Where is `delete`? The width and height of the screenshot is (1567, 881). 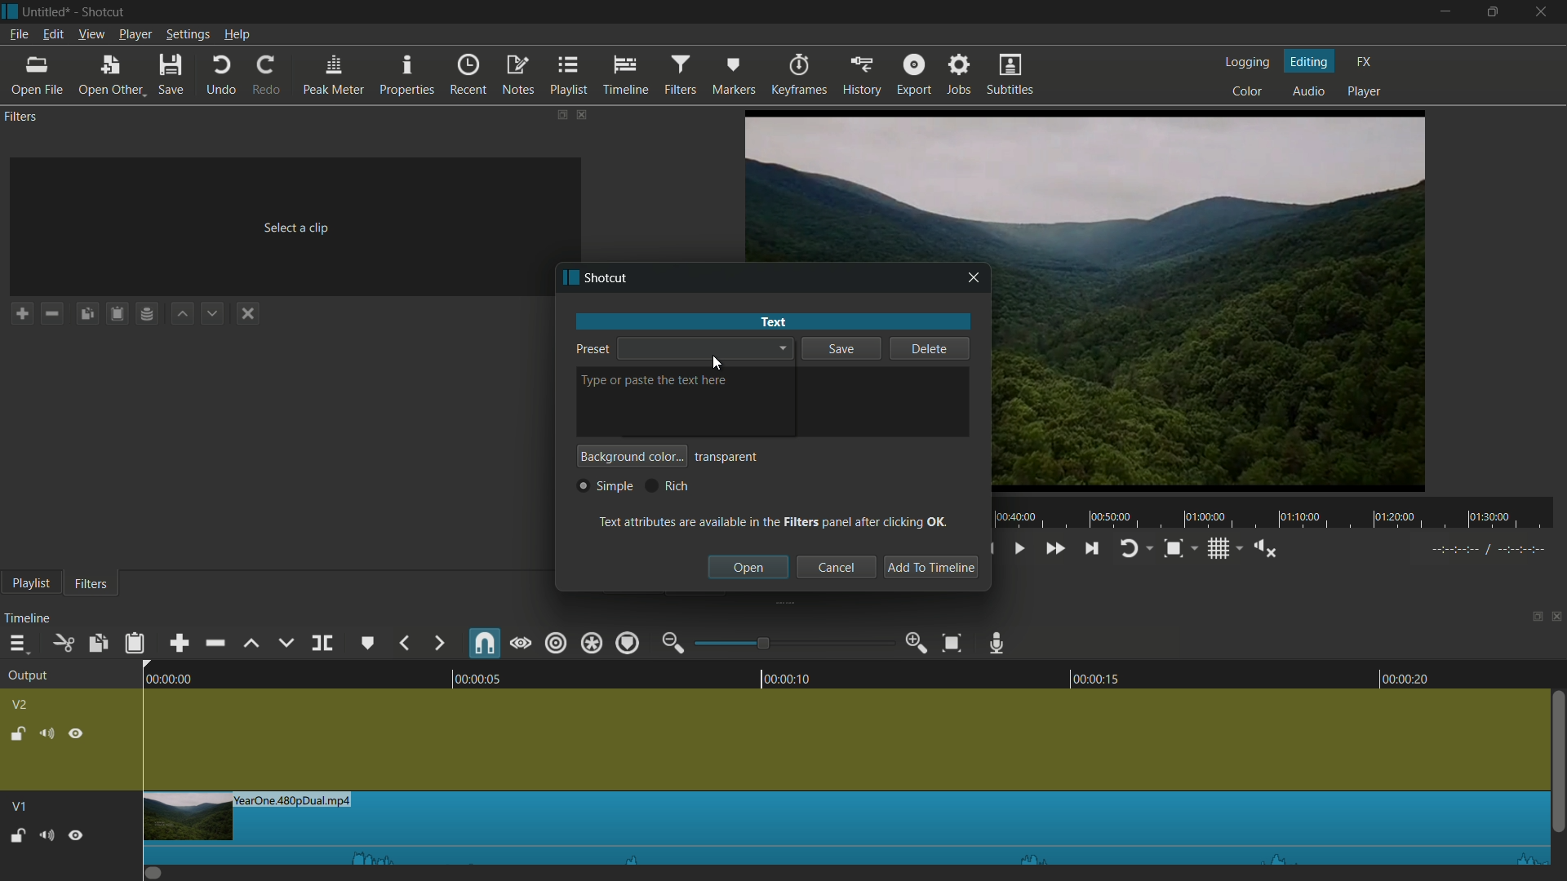
delete is located at coordinates (930, 348).